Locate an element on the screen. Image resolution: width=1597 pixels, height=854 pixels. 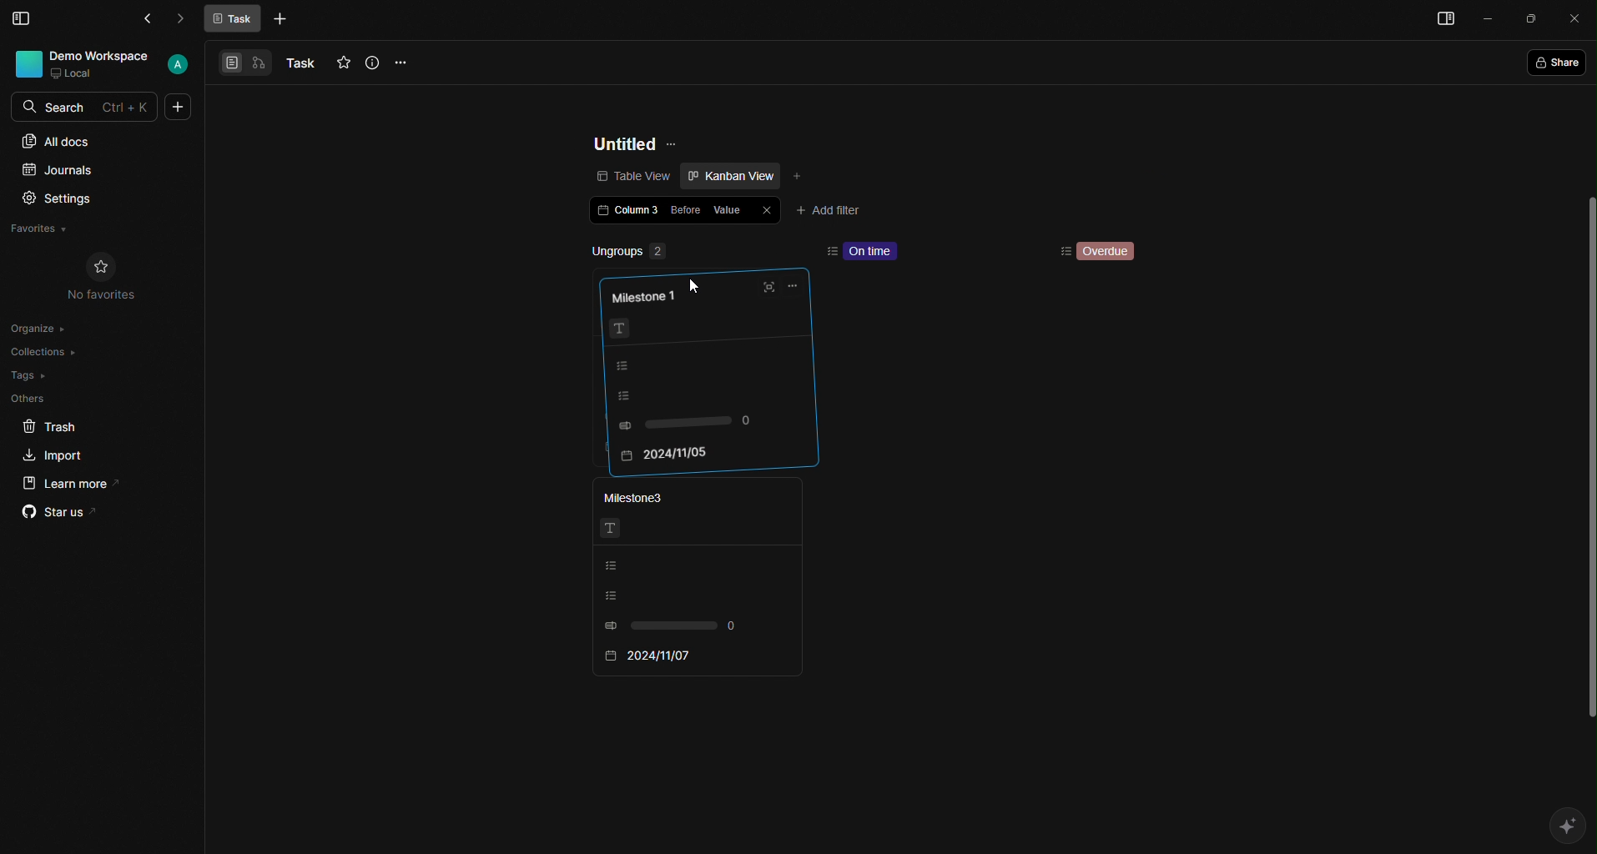
Close is located at coordinates (765, 208).